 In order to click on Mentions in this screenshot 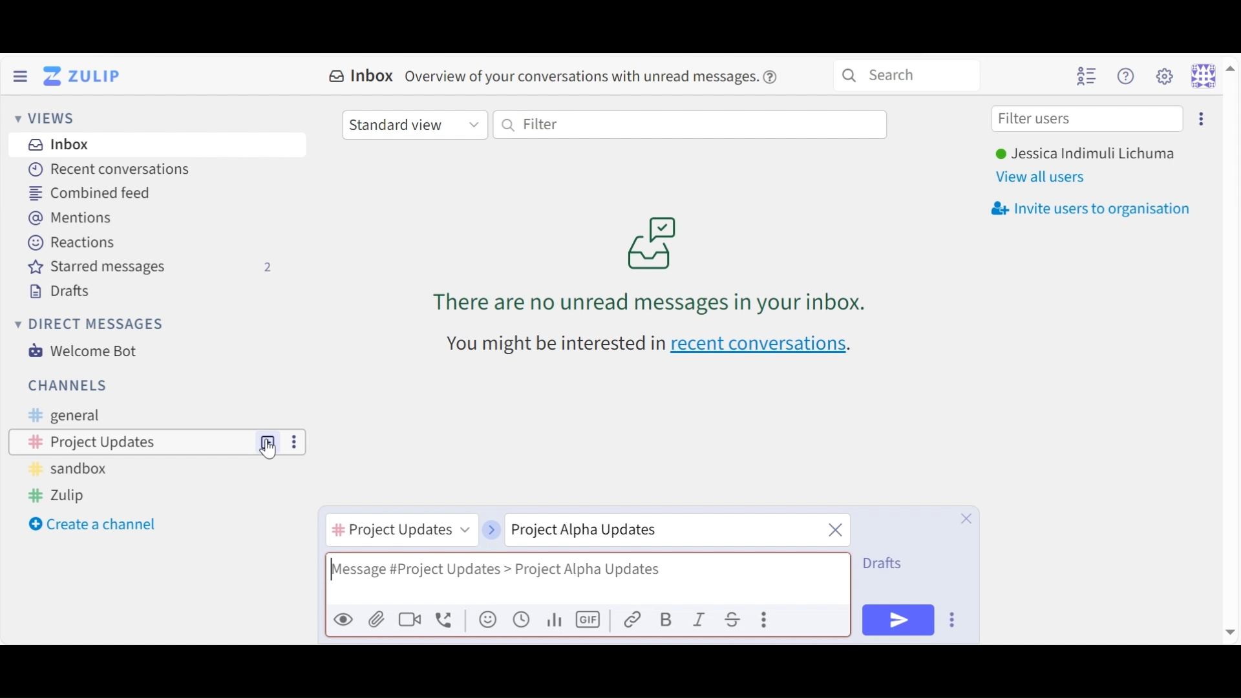, I will do `click(71, 217)`.